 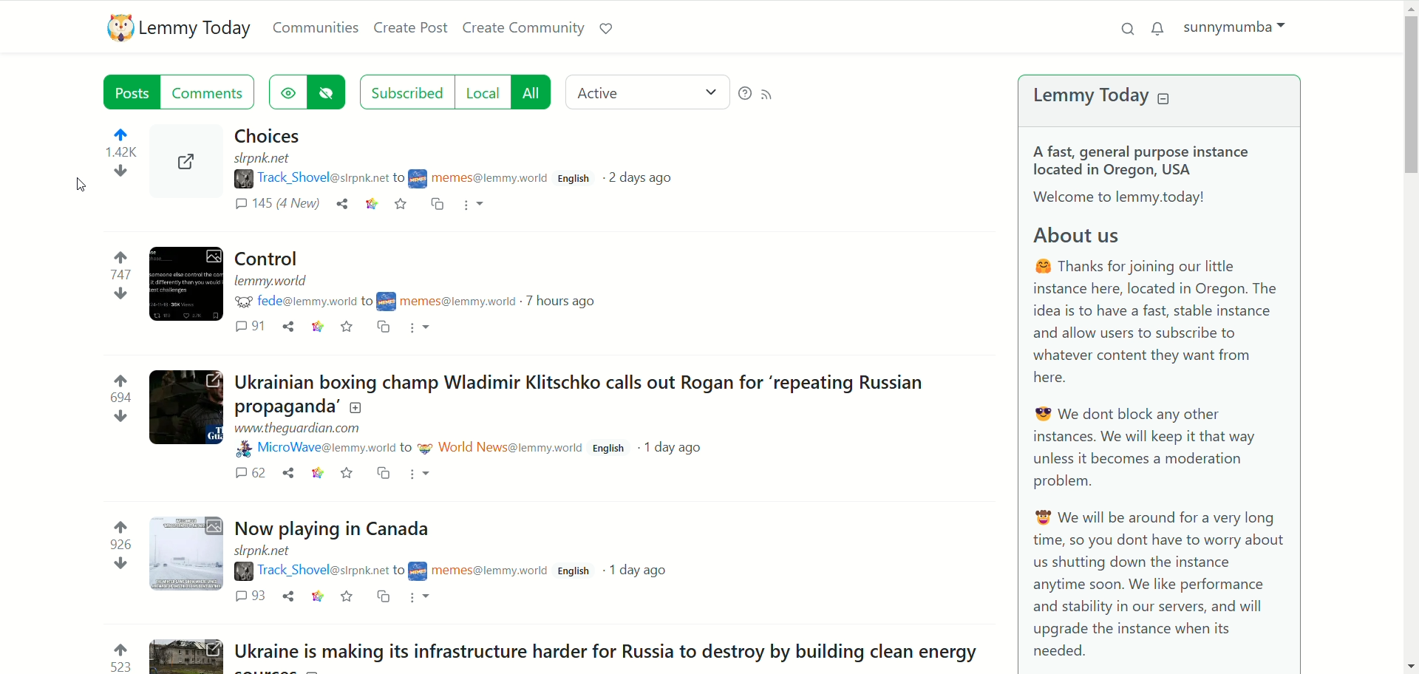 I want to click on more, so click(x=421, y=599).